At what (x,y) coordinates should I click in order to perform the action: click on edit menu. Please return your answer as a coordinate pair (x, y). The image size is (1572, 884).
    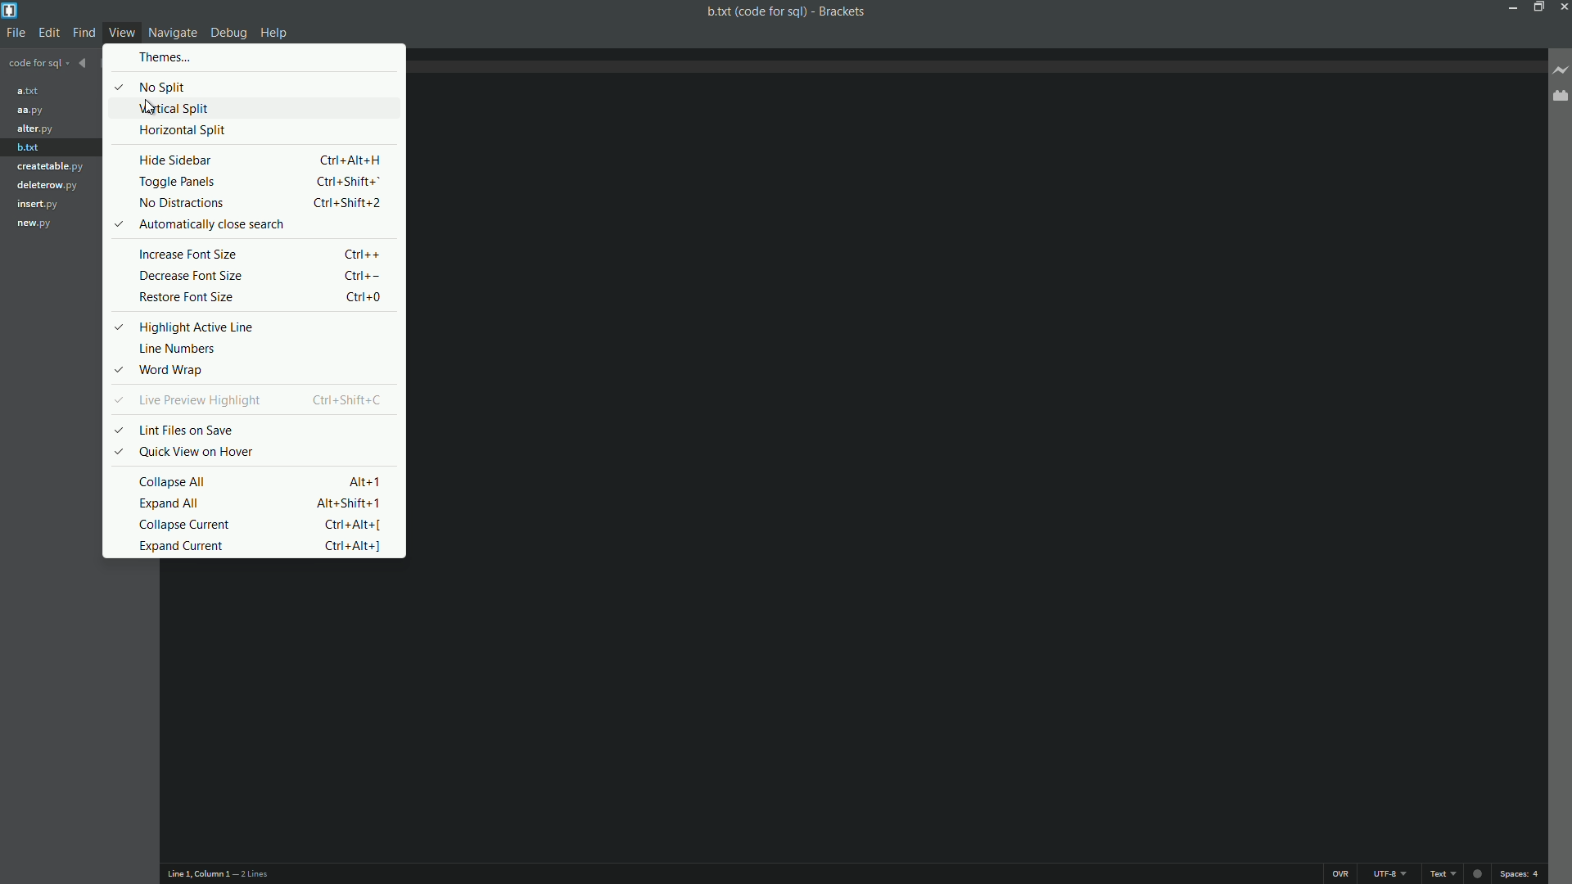
    Looking at the image, I should click on (48, 33).